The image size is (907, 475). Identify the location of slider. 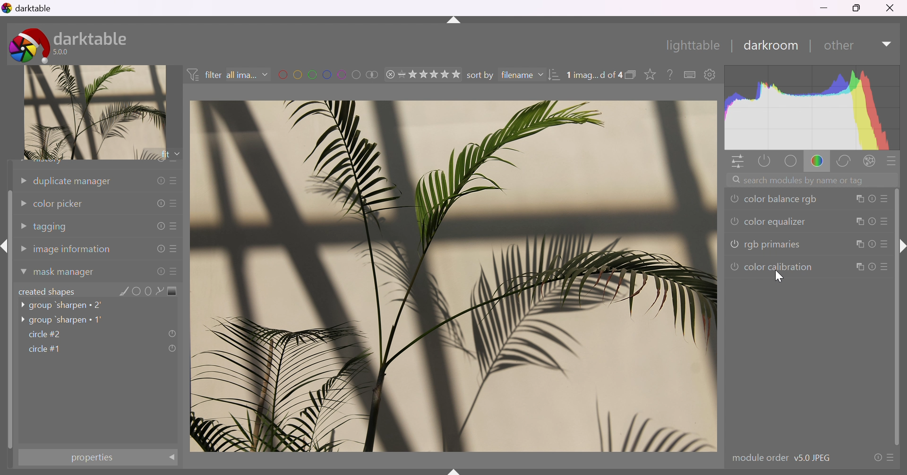
(899, 318).